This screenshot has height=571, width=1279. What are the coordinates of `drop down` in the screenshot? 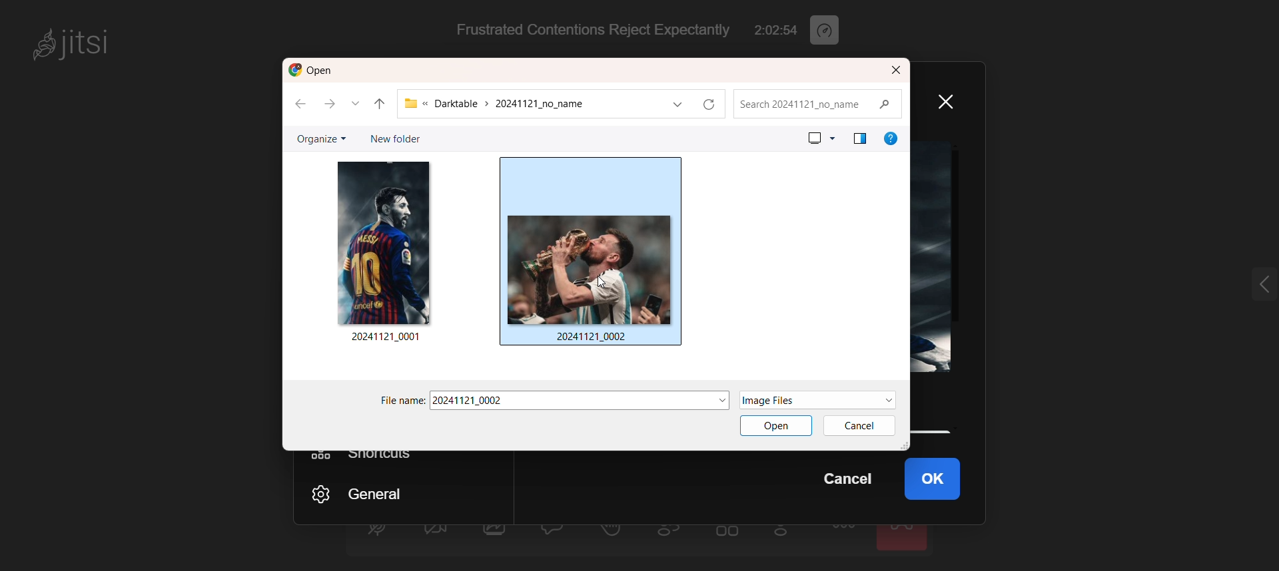 It's located at (358, 104).